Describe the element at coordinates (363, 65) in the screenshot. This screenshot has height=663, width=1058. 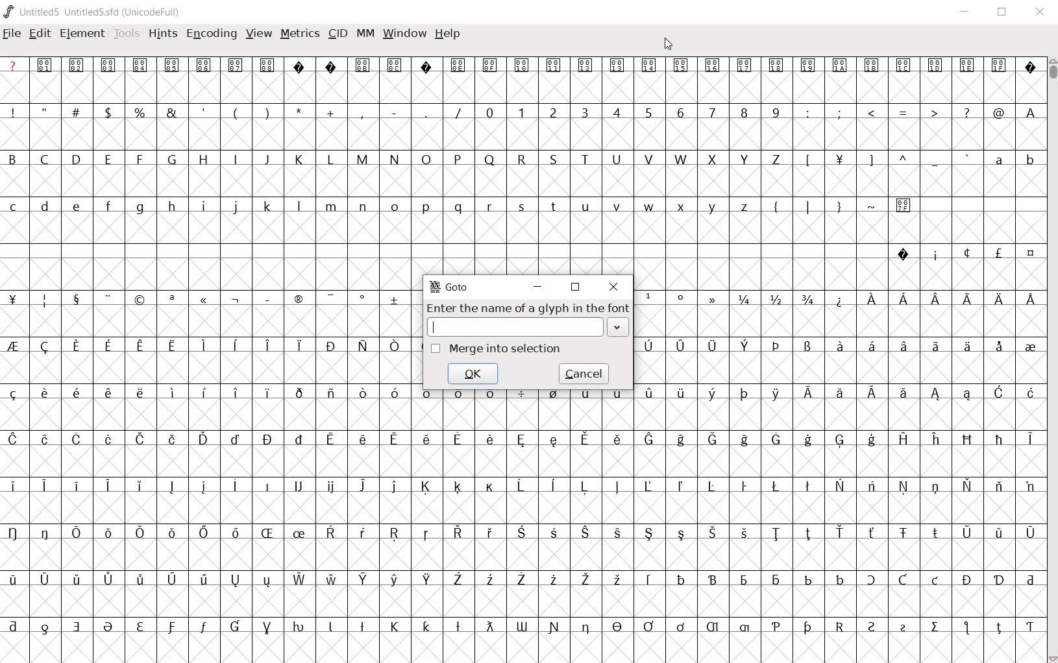
I see `Symbol` at that location.